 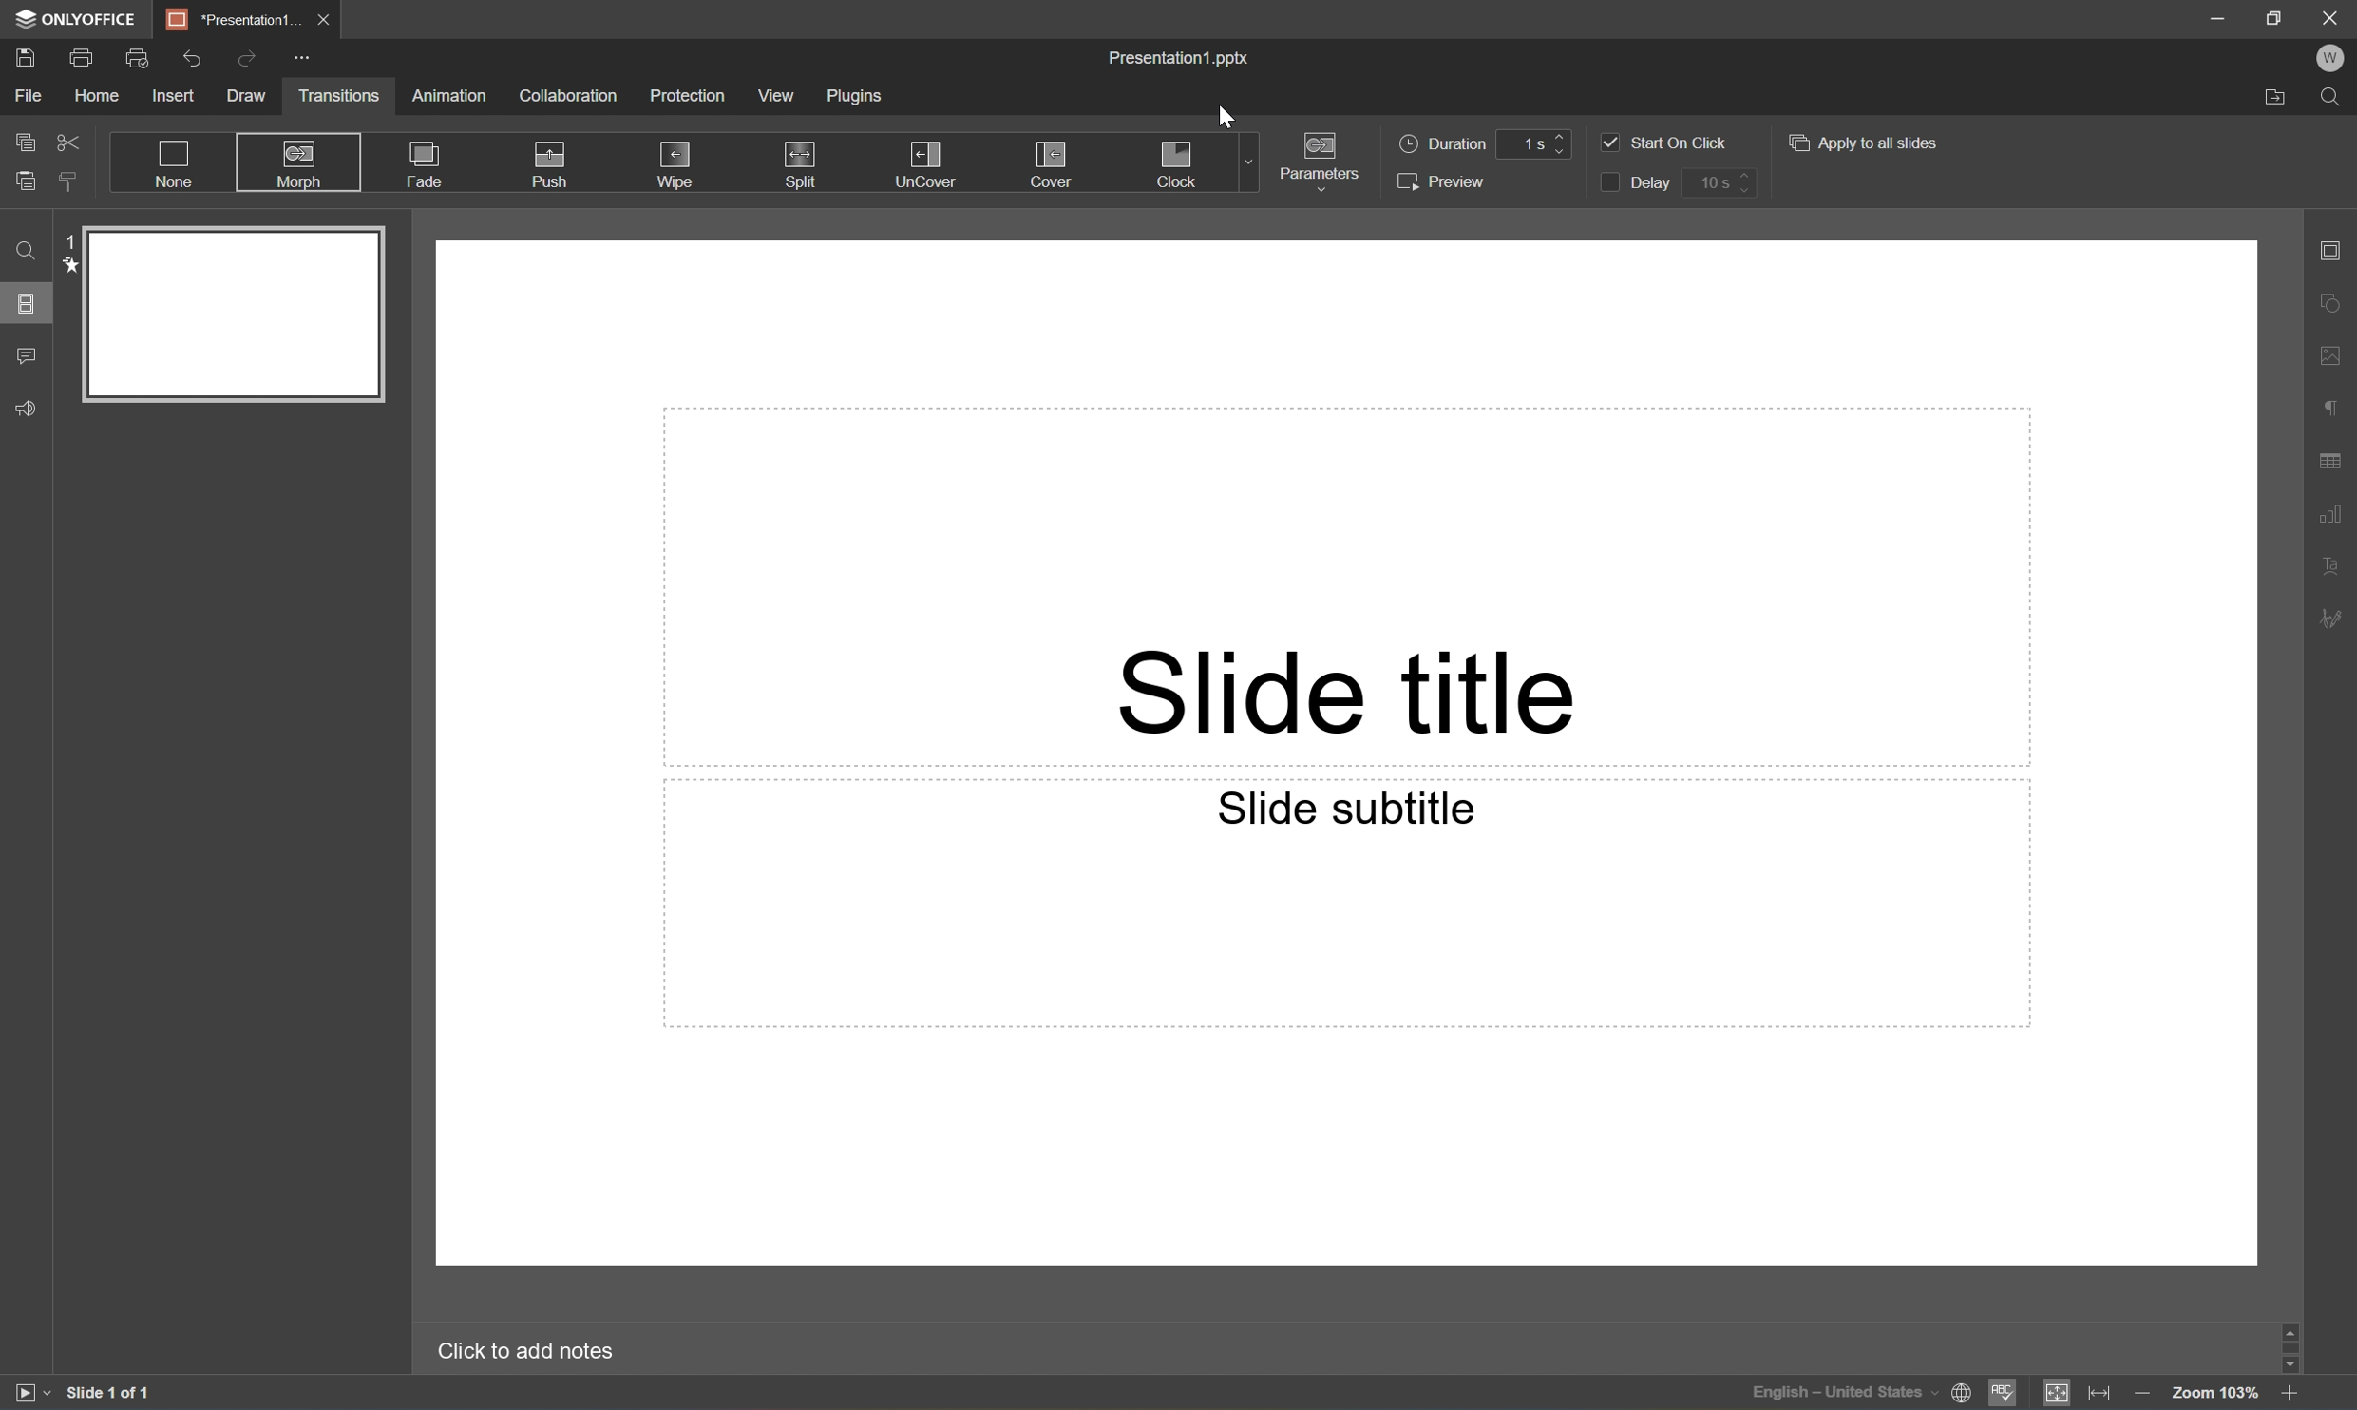 What do you see at coordinates (1605, 141) in the screenshot?
I see `Checkbox` at bounding box center [1605, 141].